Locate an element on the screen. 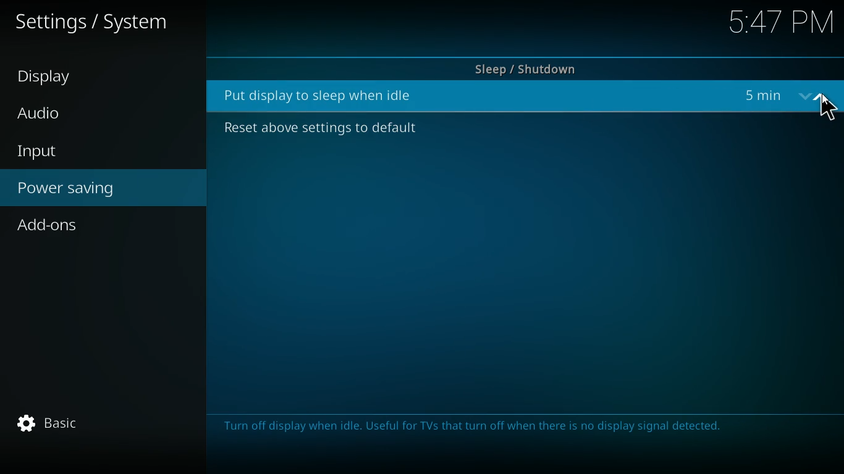  add-ons is located at coordinates (95, 227).